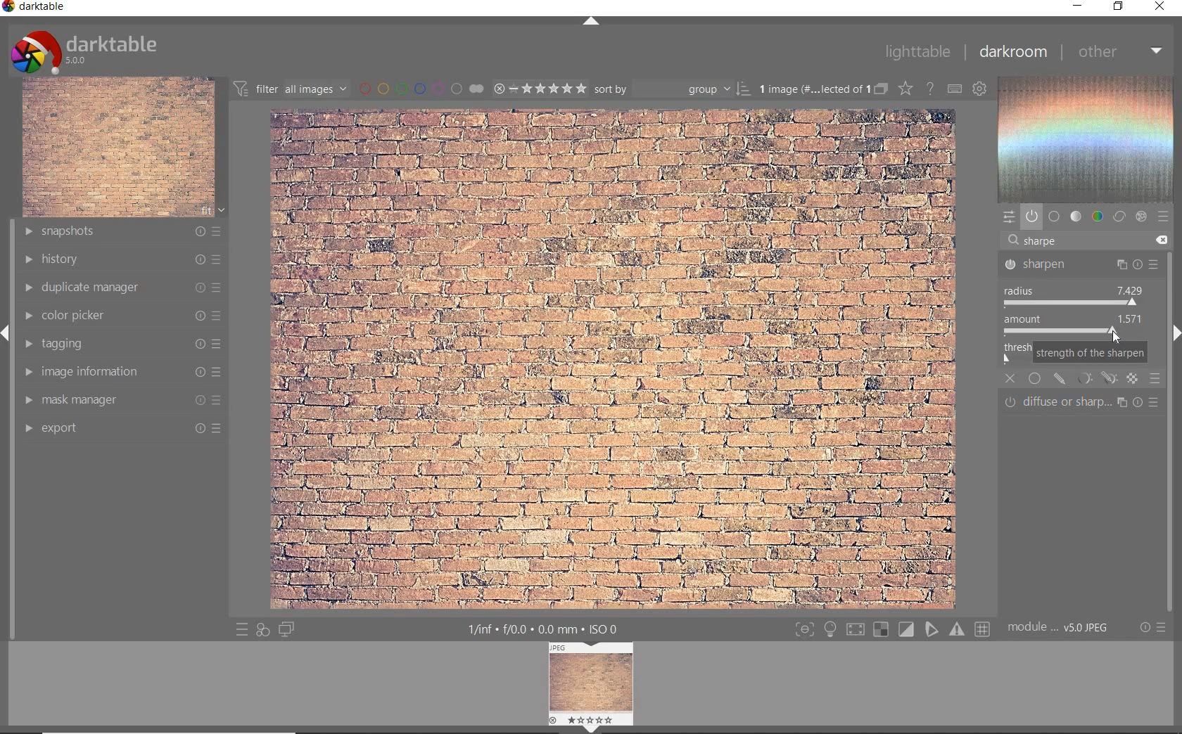 The width and height of the screenshot is (1182, 734). What do you see at coordinates (1164, 240) in the screenshot?
I see `DELETED` at bounding box center [1164, 240].